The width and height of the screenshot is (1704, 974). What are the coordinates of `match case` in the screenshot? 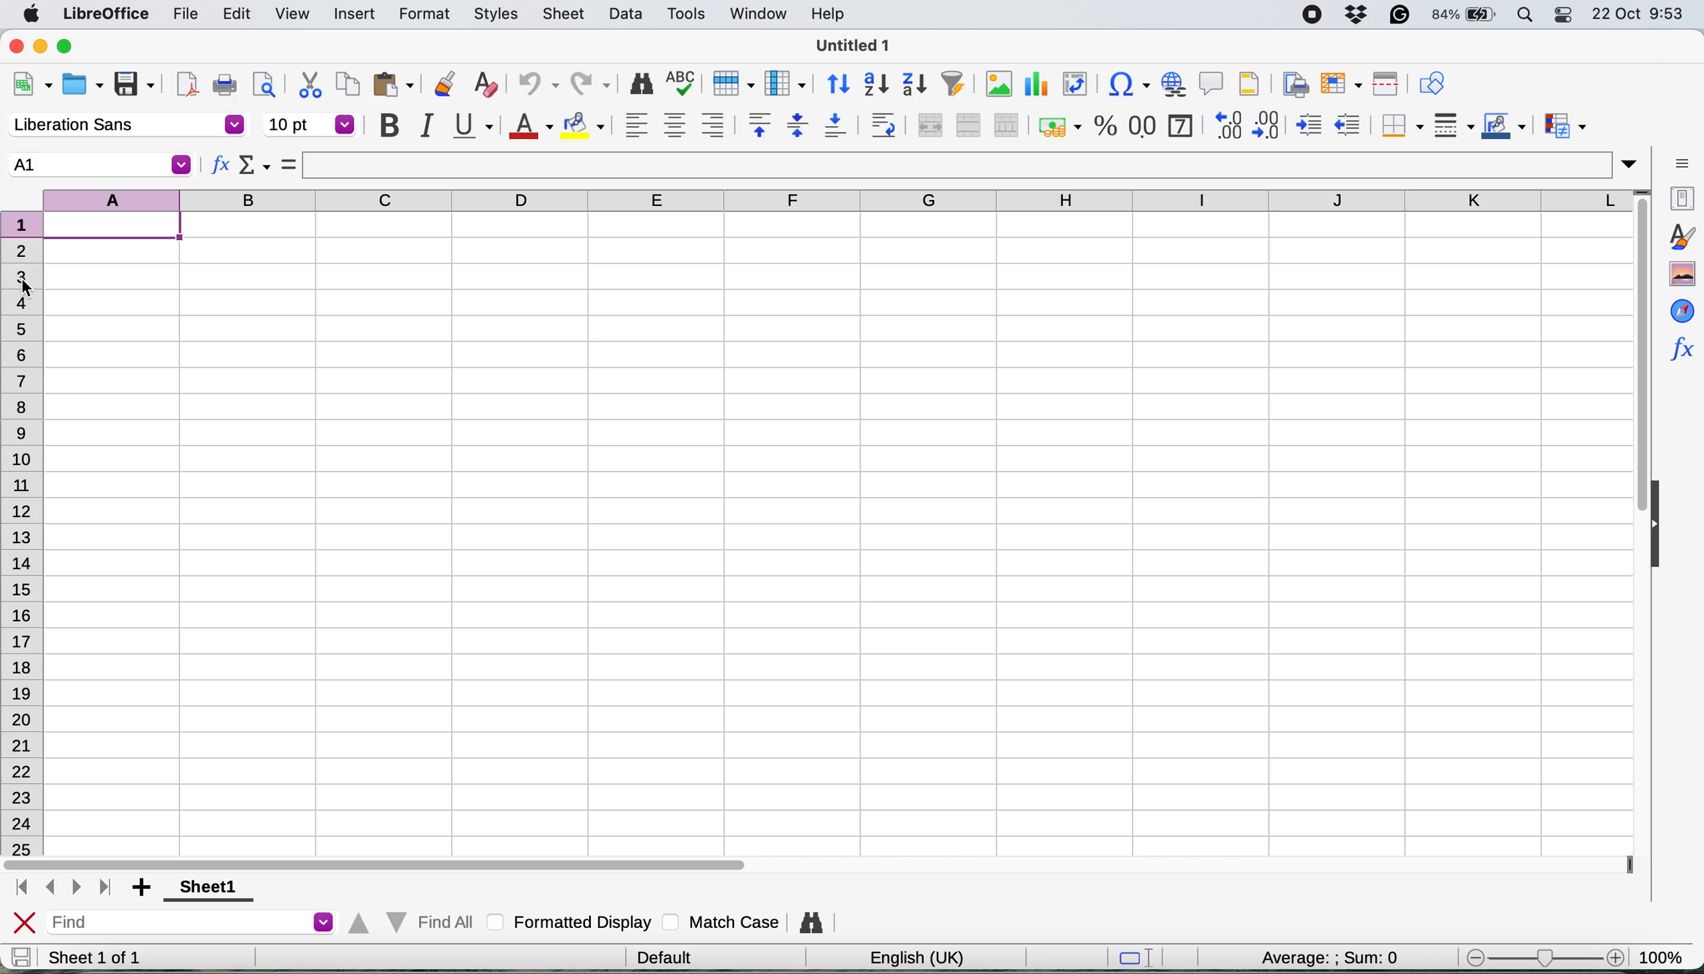 It's located at (721, 921).